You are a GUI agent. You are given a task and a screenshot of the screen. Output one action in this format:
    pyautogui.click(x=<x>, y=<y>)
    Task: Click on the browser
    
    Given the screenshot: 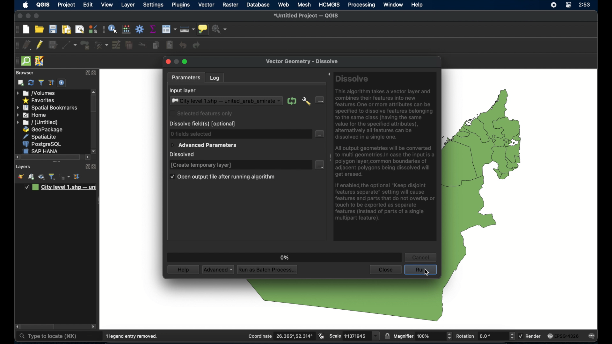 What is the action you would take?
    pyautogui.click(x=24, y=72)
    